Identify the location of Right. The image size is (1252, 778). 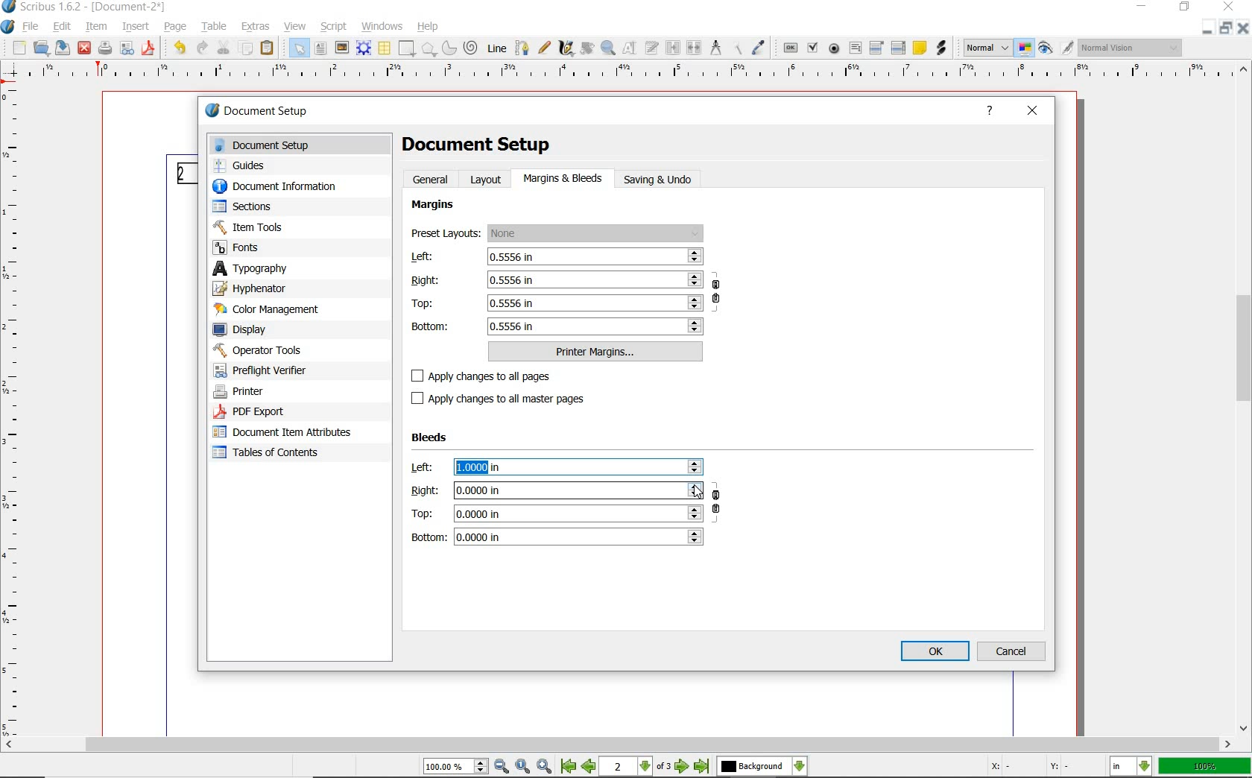
(557, 279).